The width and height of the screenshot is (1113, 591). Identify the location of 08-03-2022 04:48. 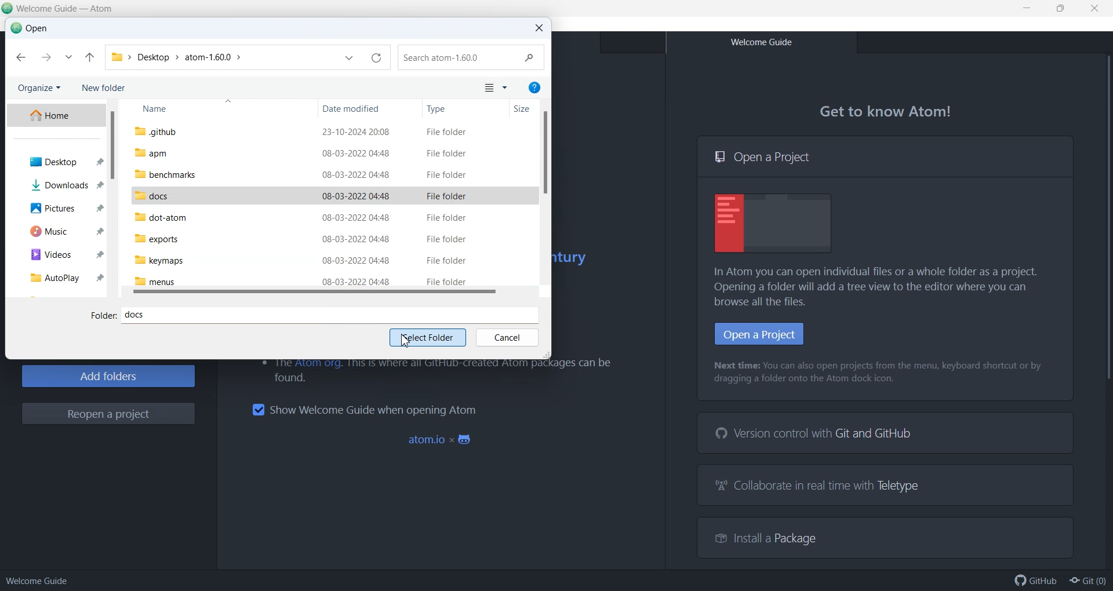
(356, 217).